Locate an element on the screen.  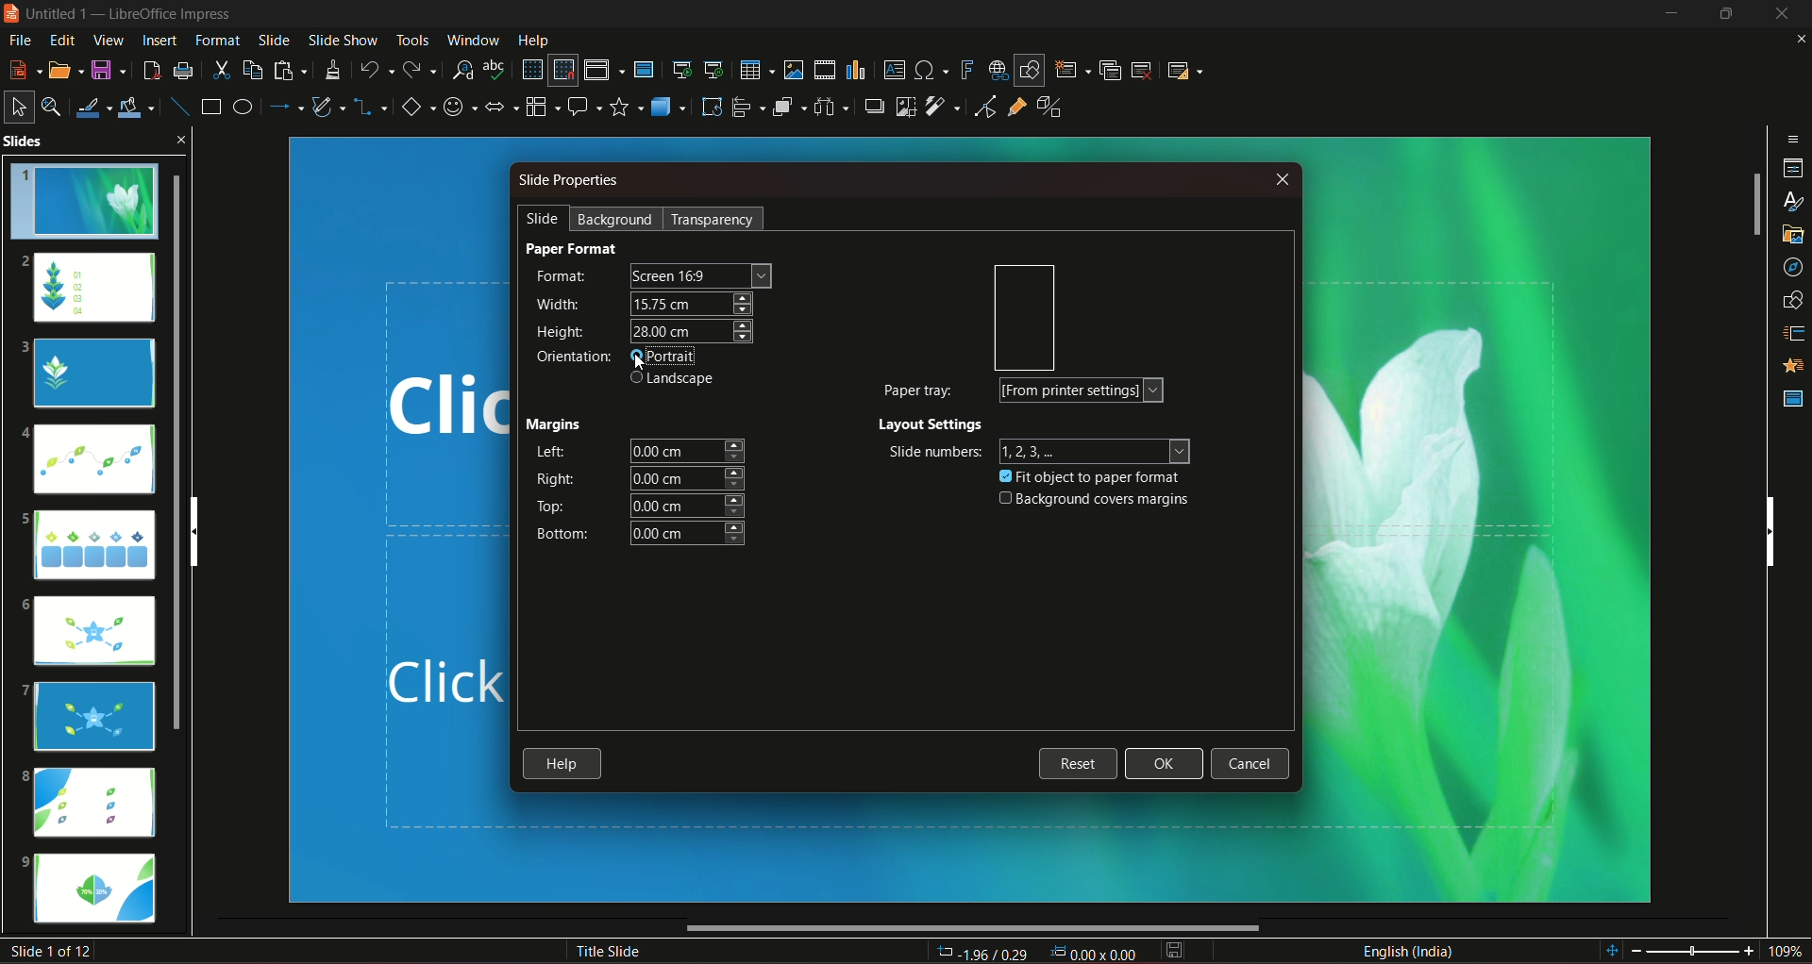
cursor  is located at coordinates (643, 376).